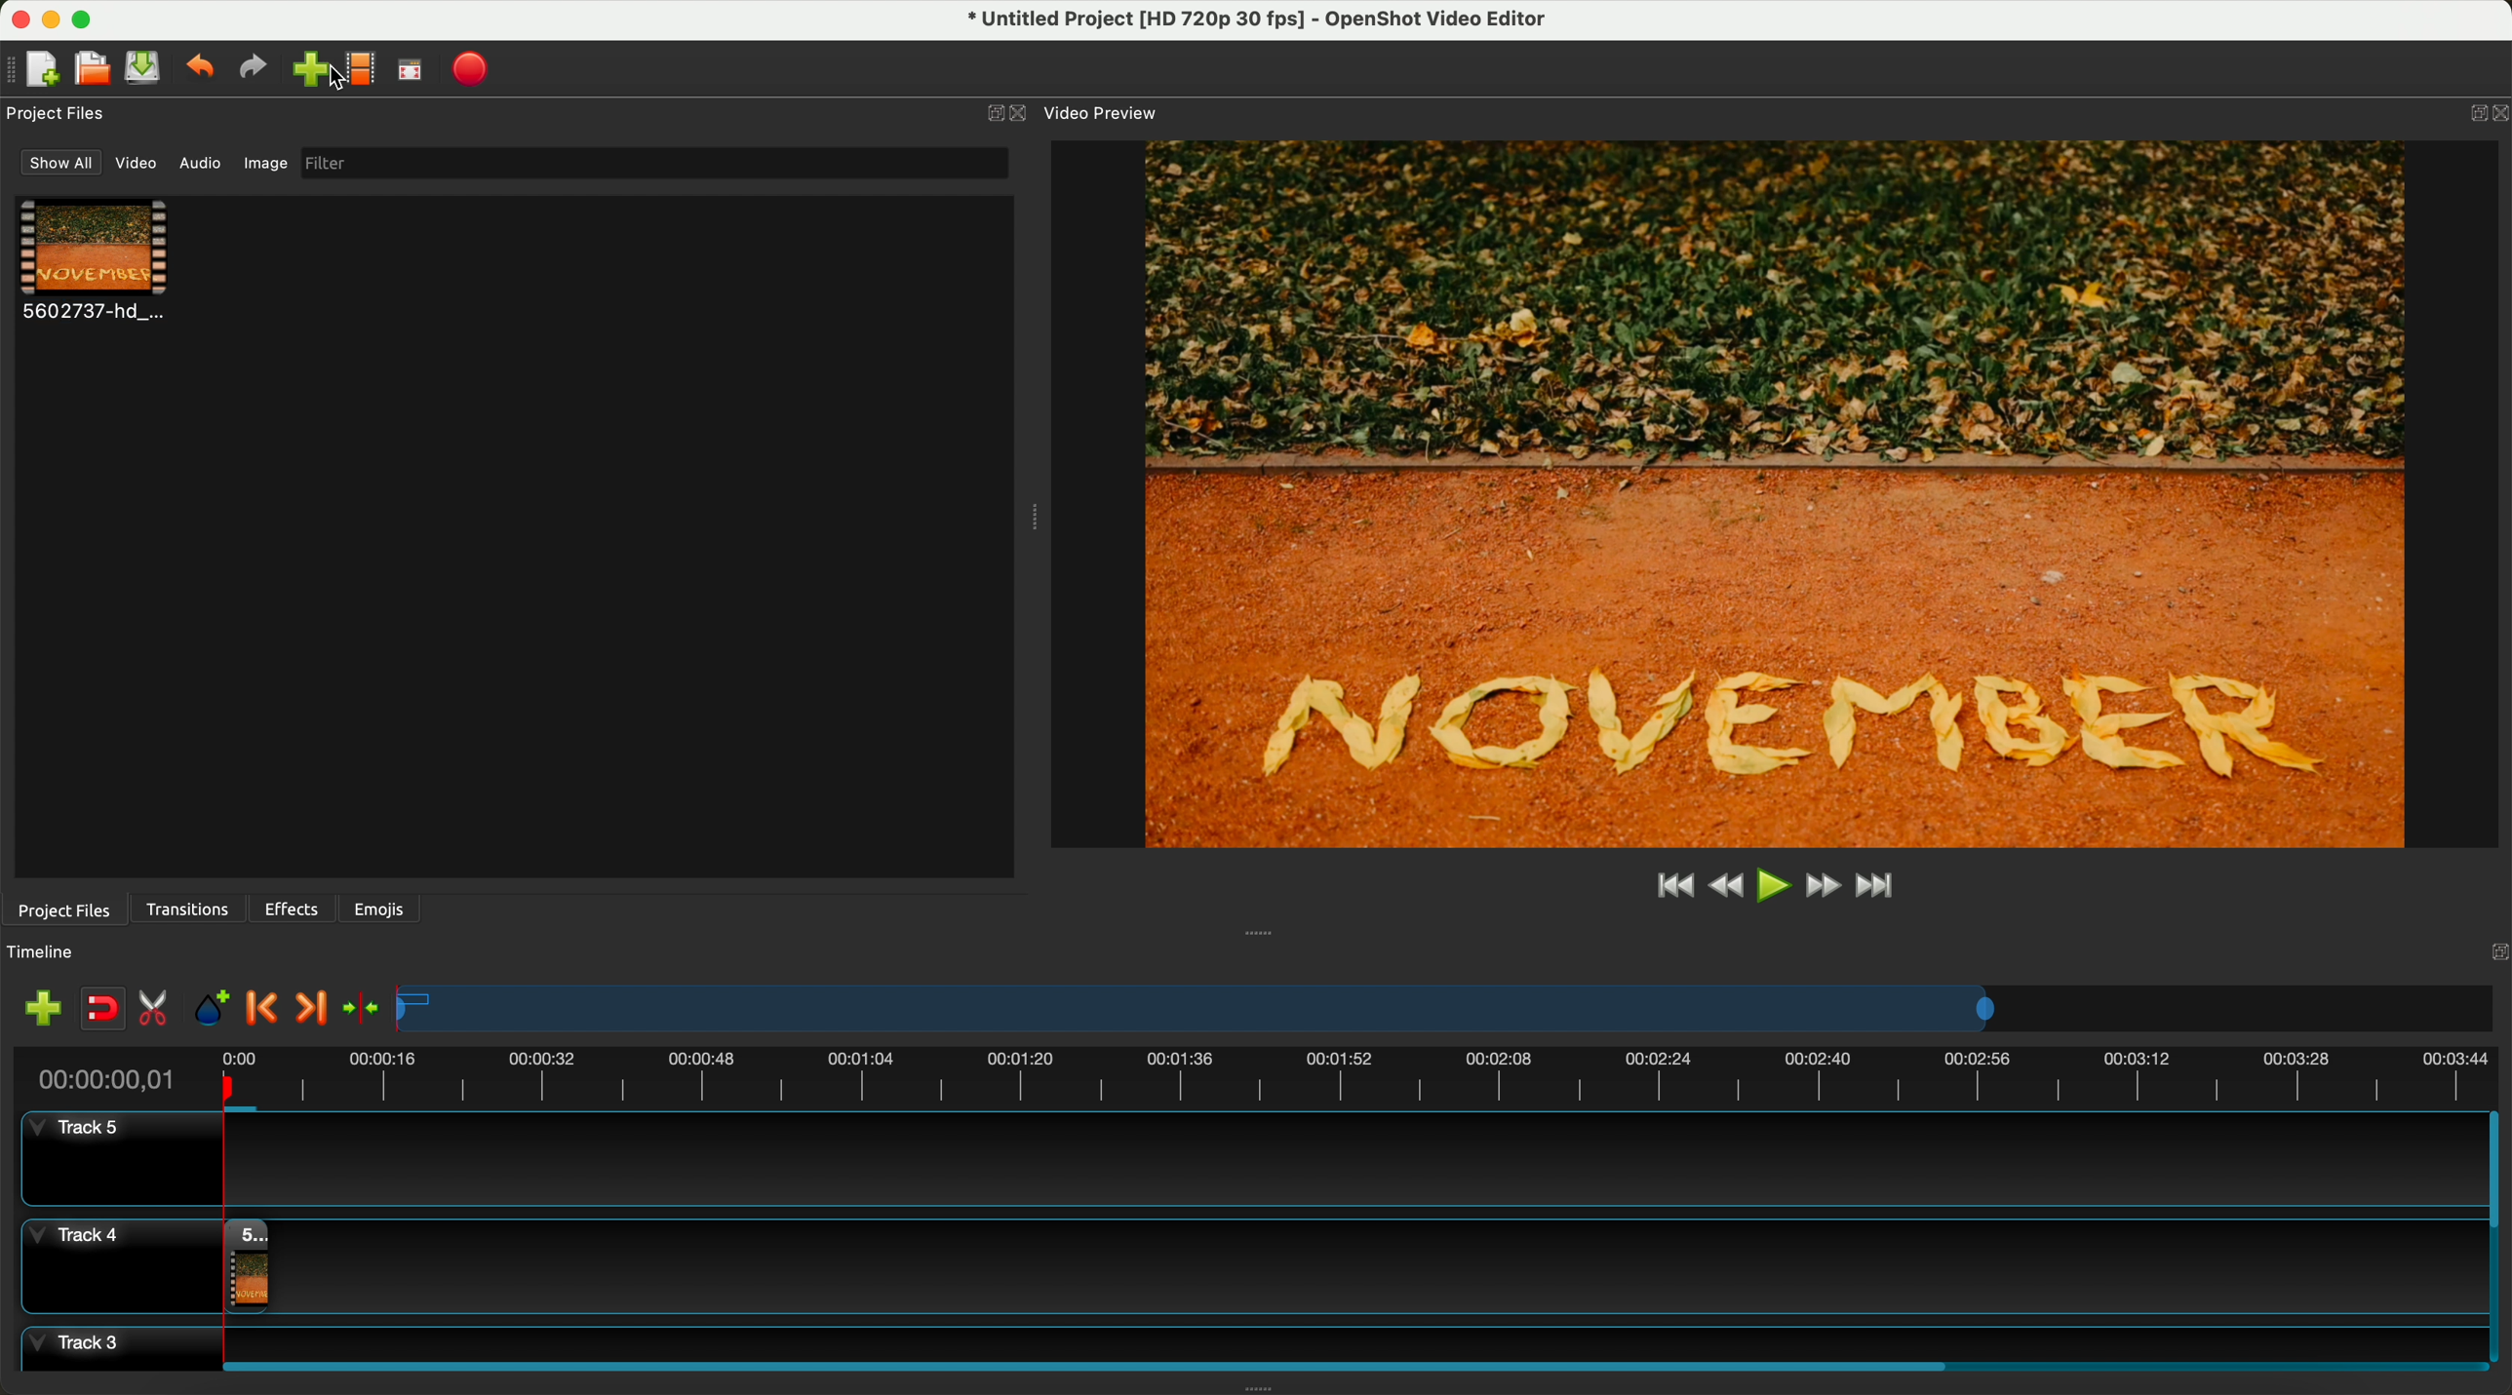 The height and width of the screenshot is (1395, 2512). I want to click on rewind, so click(1724, 888).